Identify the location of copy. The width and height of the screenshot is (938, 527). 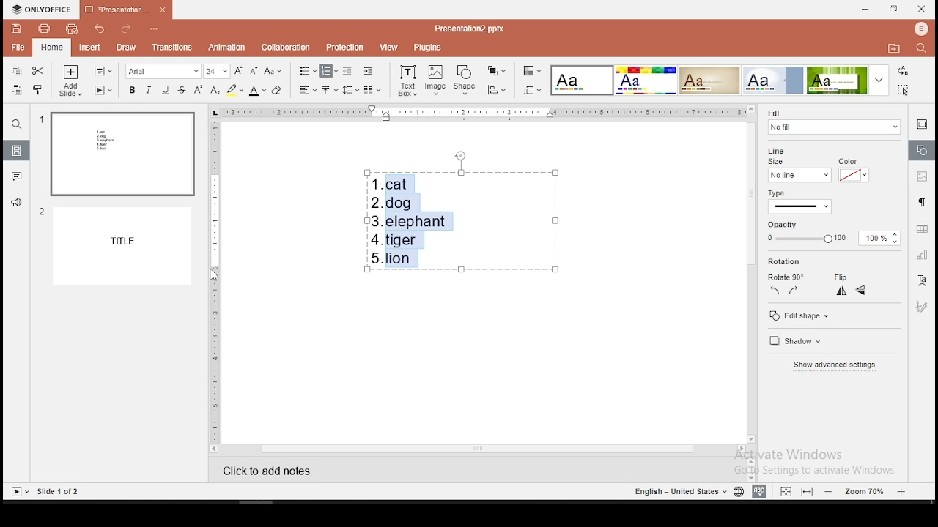
(17, 70).